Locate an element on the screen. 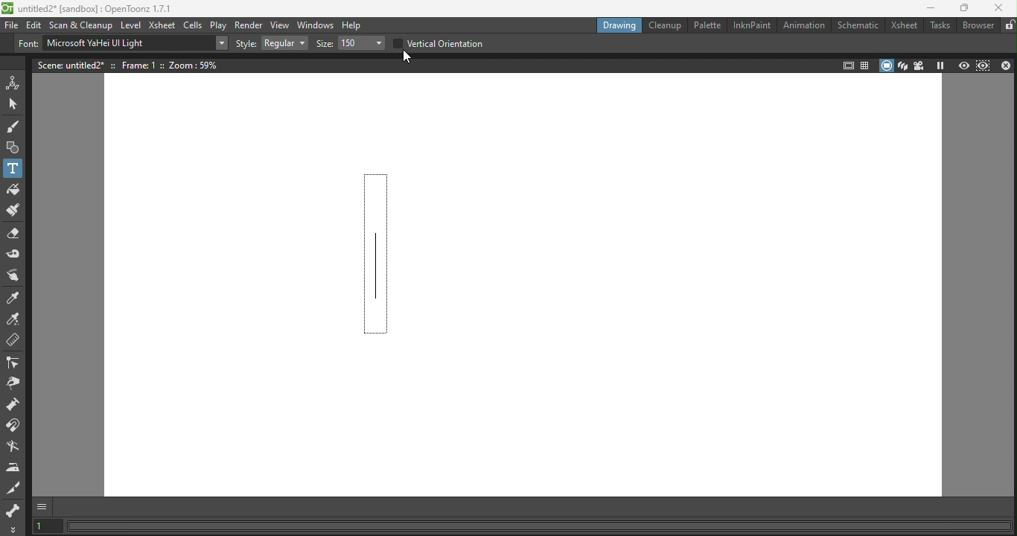  GUI Show/Hide is located at coordinates (43, 506).